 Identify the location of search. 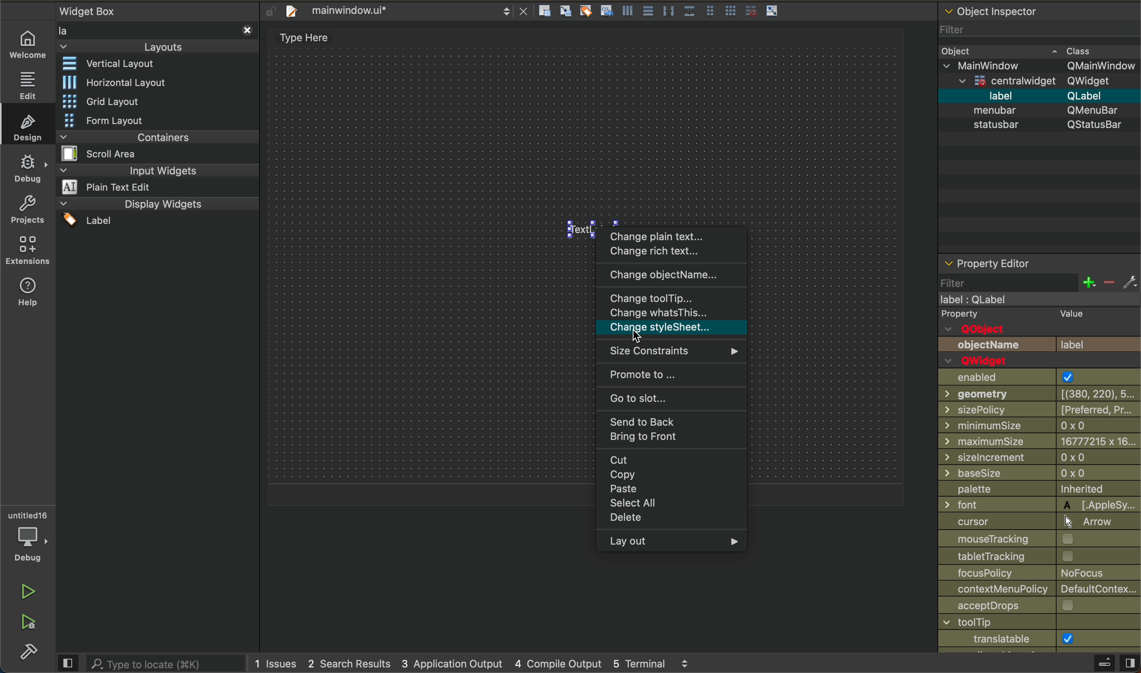
(150, 663).